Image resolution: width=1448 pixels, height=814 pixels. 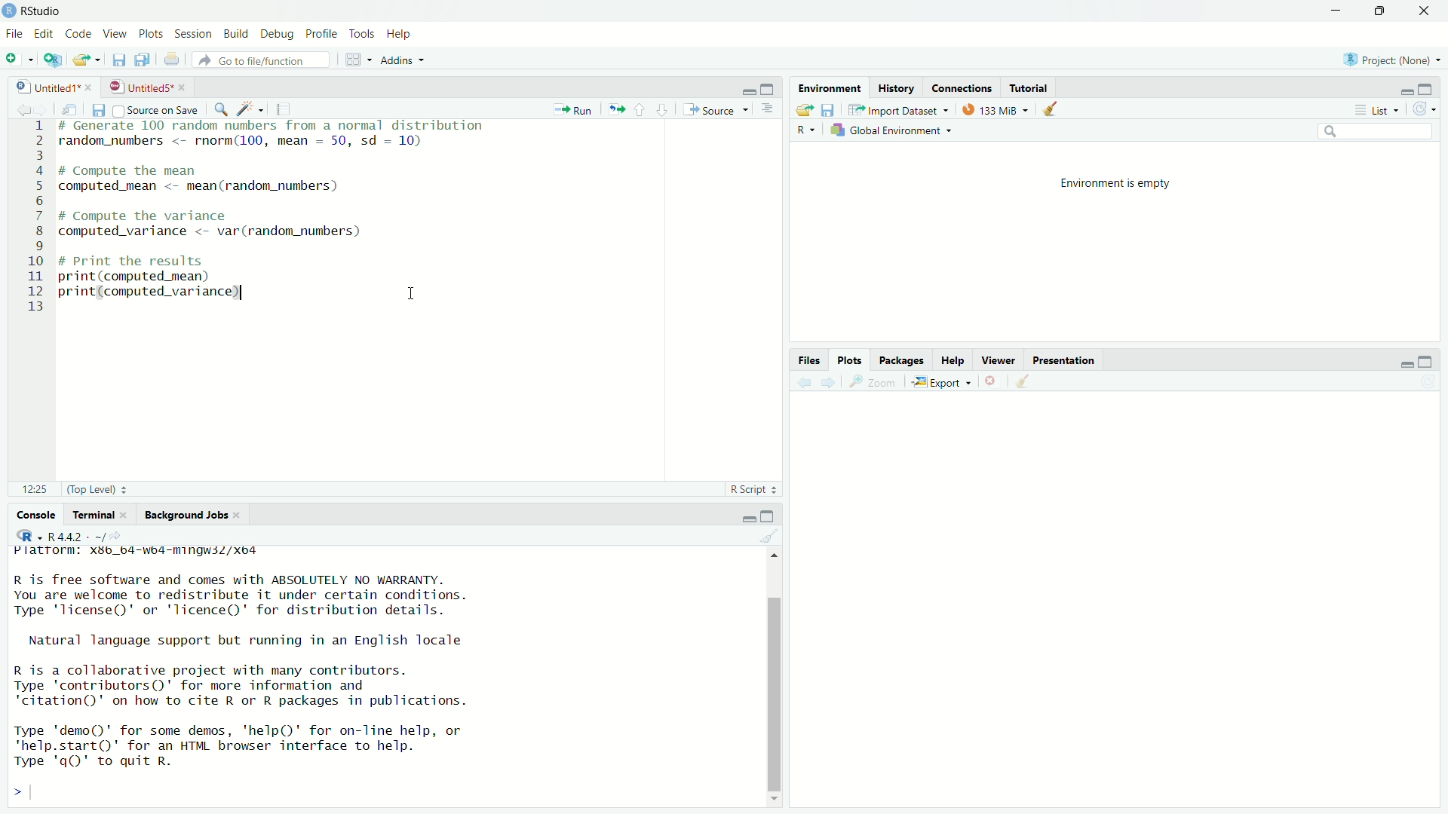 What do you see at coordinates (250, 686) in the screenshot?
I see `R is a collaborative project with many contributors.
Type 'contributors()' for more information and
"citation" on how to cite R or R packages in publications.` at bounding box center [250, 686].